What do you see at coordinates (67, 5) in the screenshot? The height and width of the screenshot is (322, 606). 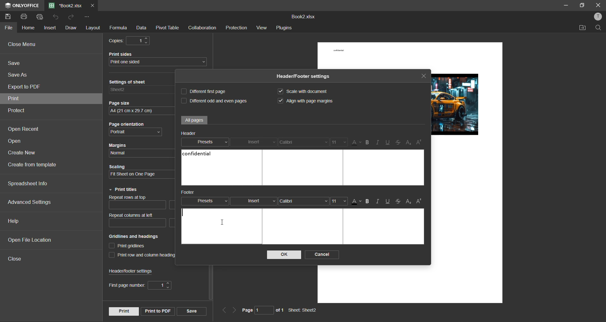 I see `filename` at bounding box center [67, 5].